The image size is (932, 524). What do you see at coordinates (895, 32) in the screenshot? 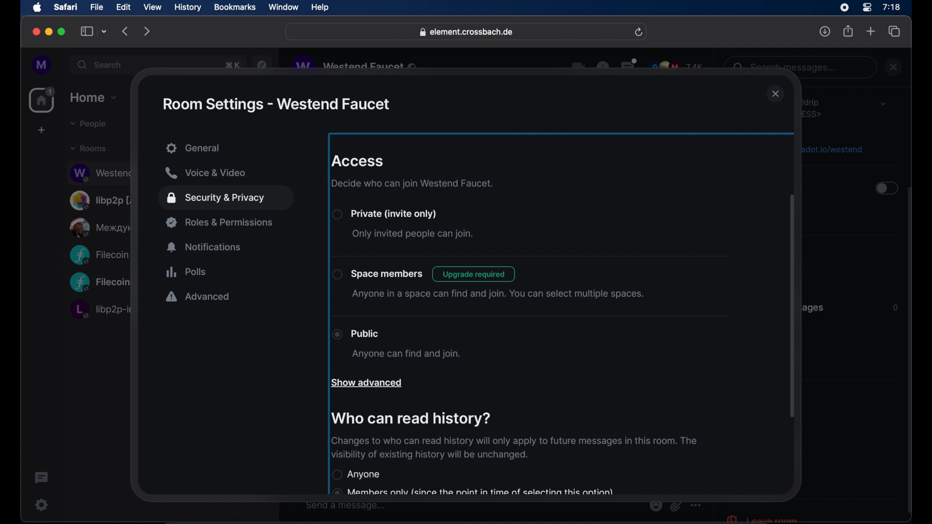
I see `show tab overview` at bounding box center [895, 32].